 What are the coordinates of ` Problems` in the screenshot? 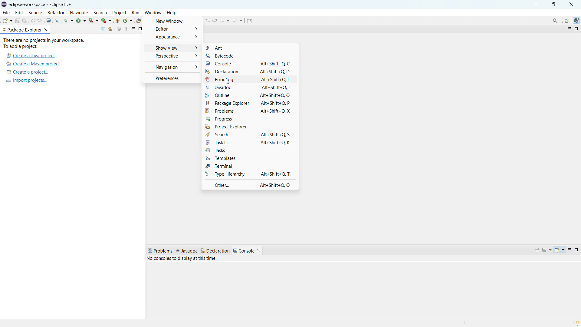 It's located at (159, 250).